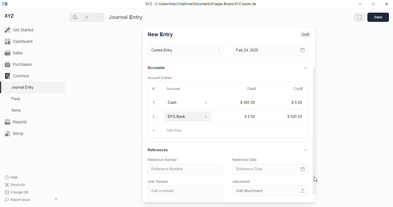 The width and height of the screenshot is (393, 207). I want to click on attachment, so click(241, 182).